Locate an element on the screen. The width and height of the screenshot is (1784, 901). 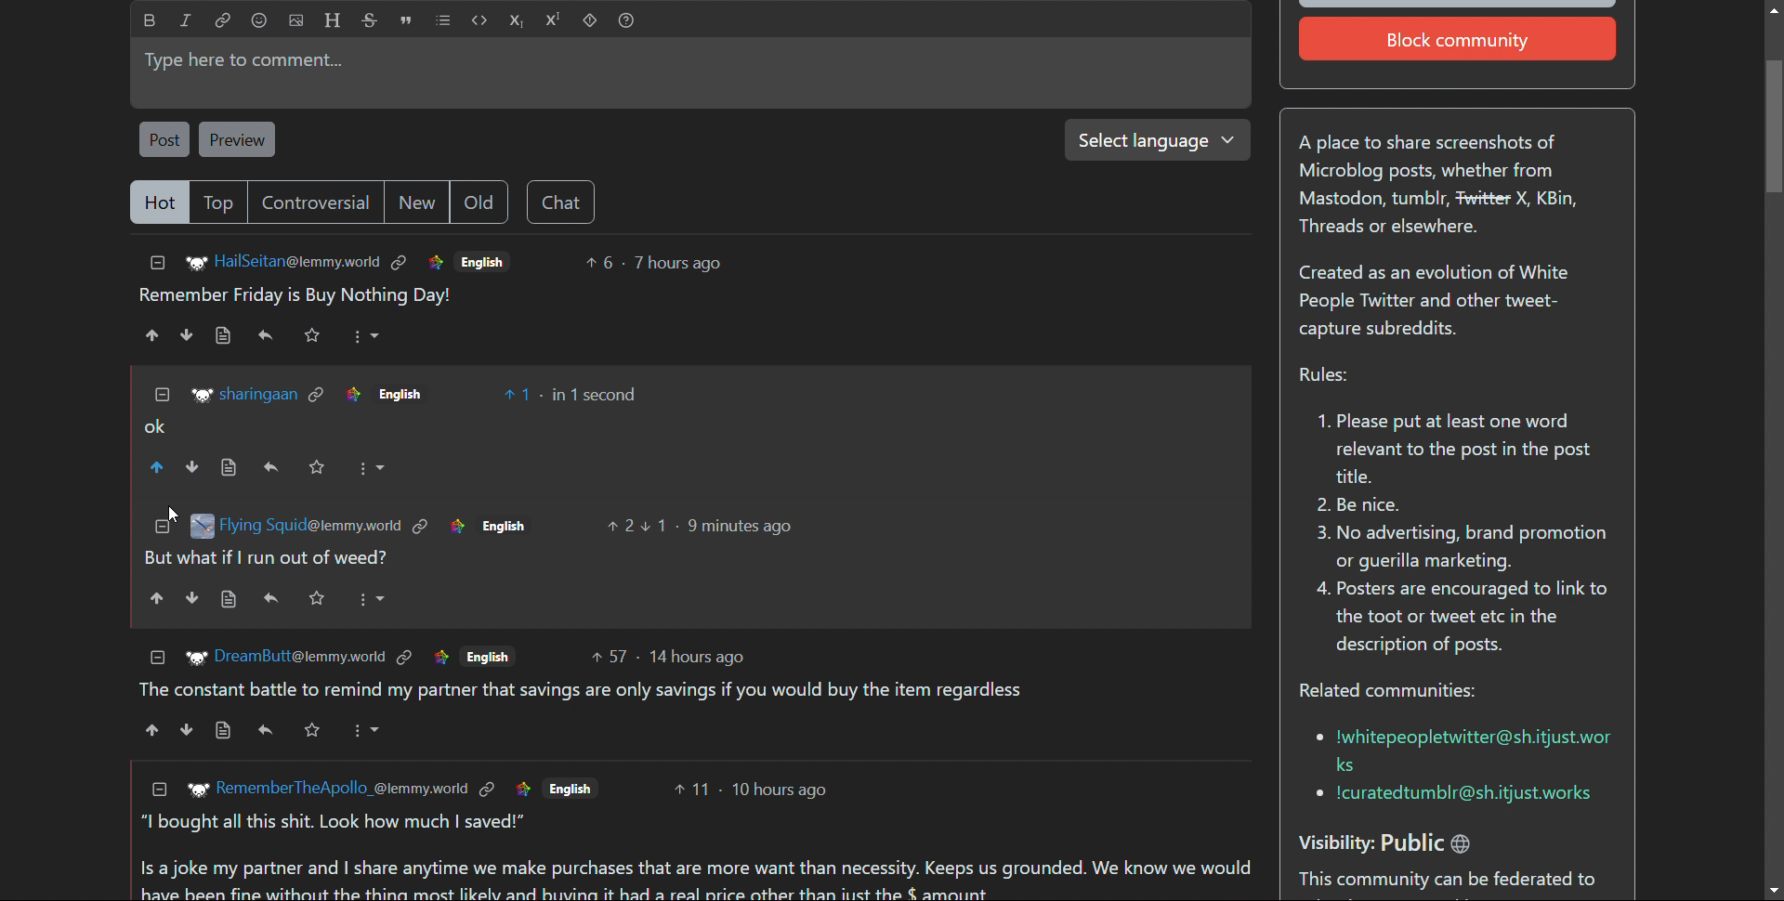
old is located at coordinates (479, 202).